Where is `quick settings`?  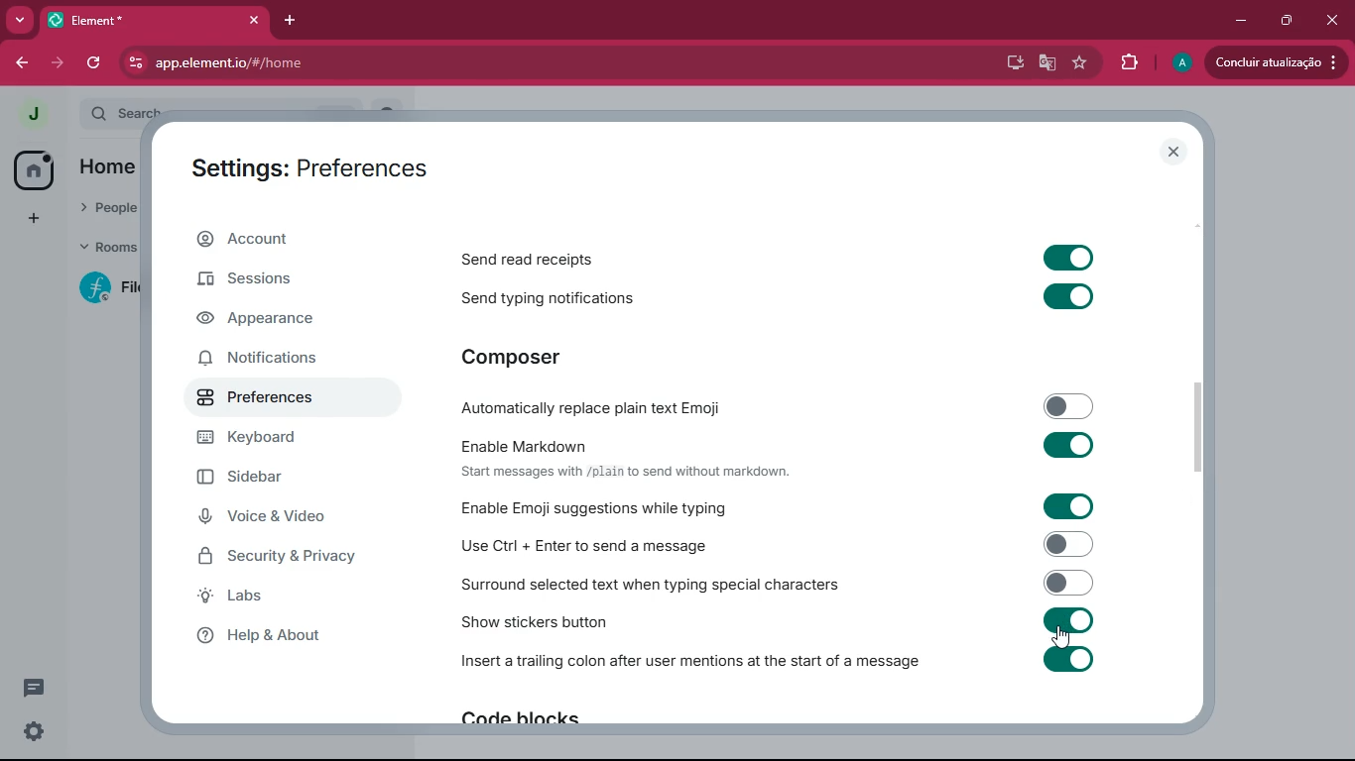 quick settings is located at coordinates (32, 728).